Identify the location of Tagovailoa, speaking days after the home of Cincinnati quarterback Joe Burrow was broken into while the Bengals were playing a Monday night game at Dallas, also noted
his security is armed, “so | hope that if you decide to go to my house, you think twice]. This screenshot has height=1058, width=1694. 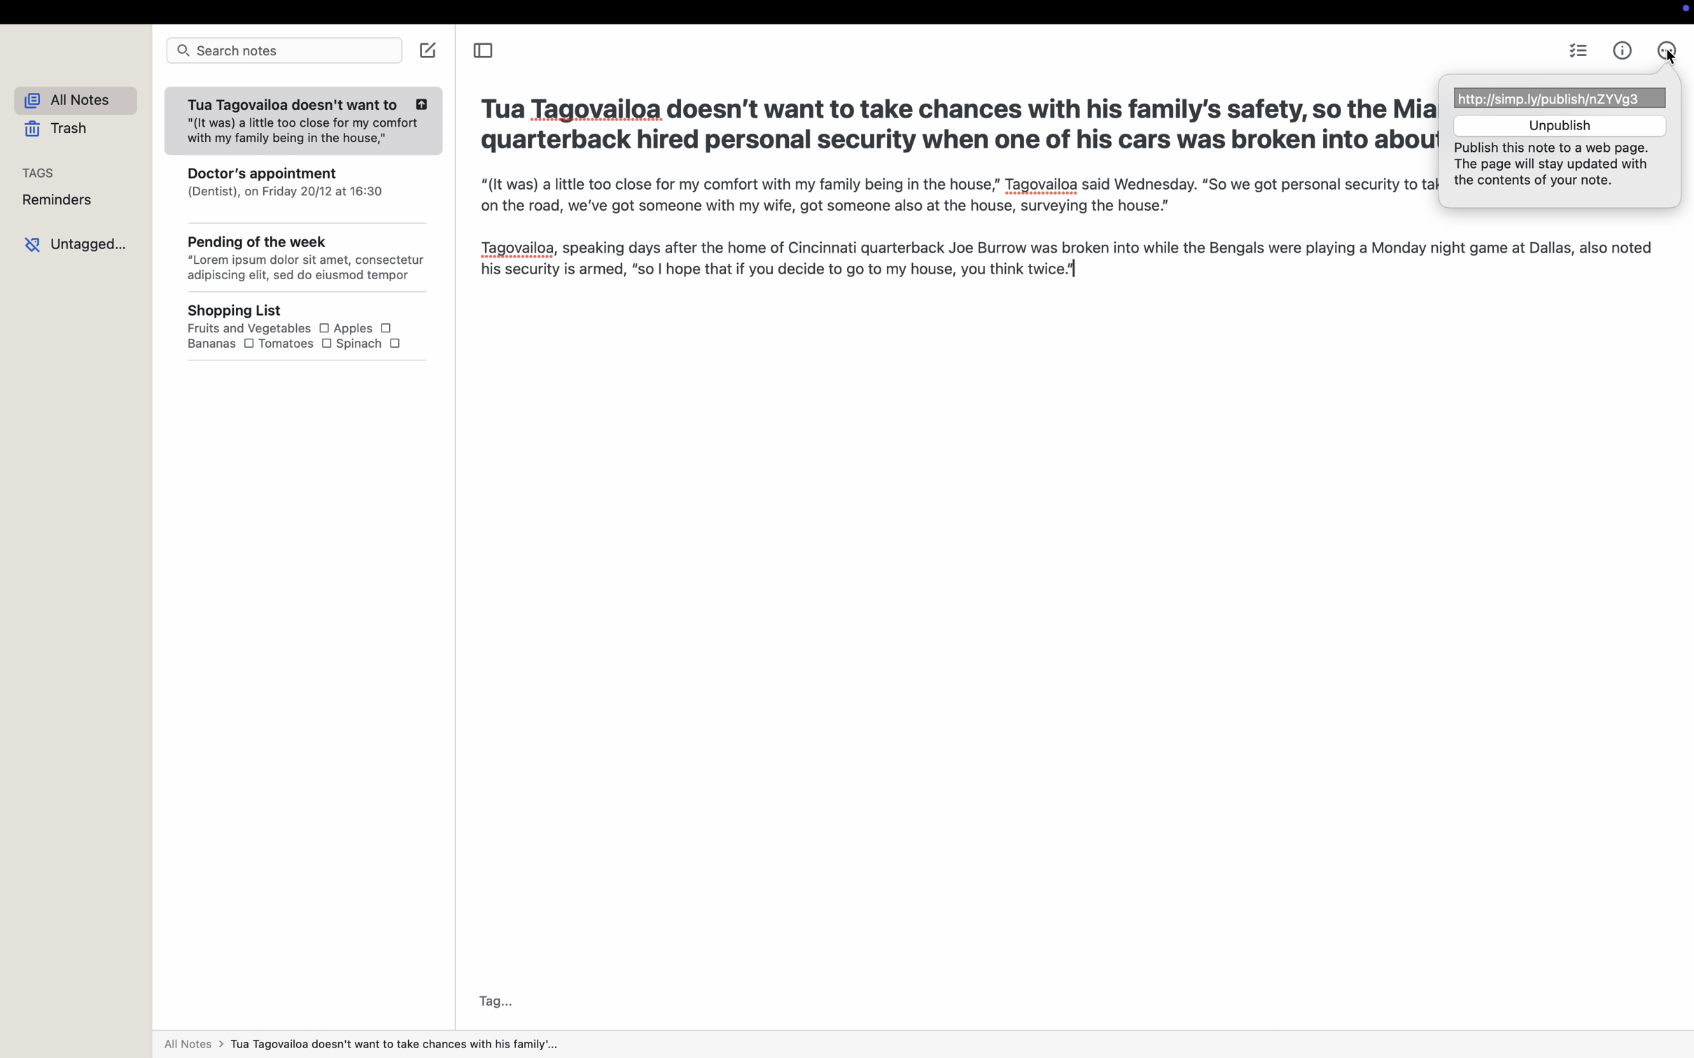
(1065, 261).